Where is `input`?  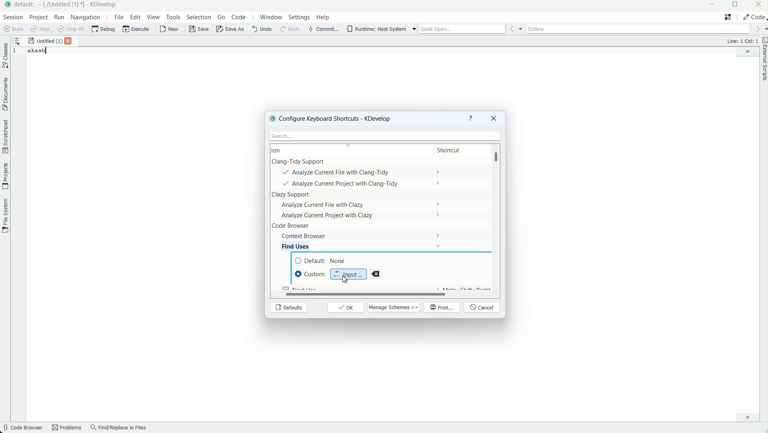
input is located at coordinates (349, 273).